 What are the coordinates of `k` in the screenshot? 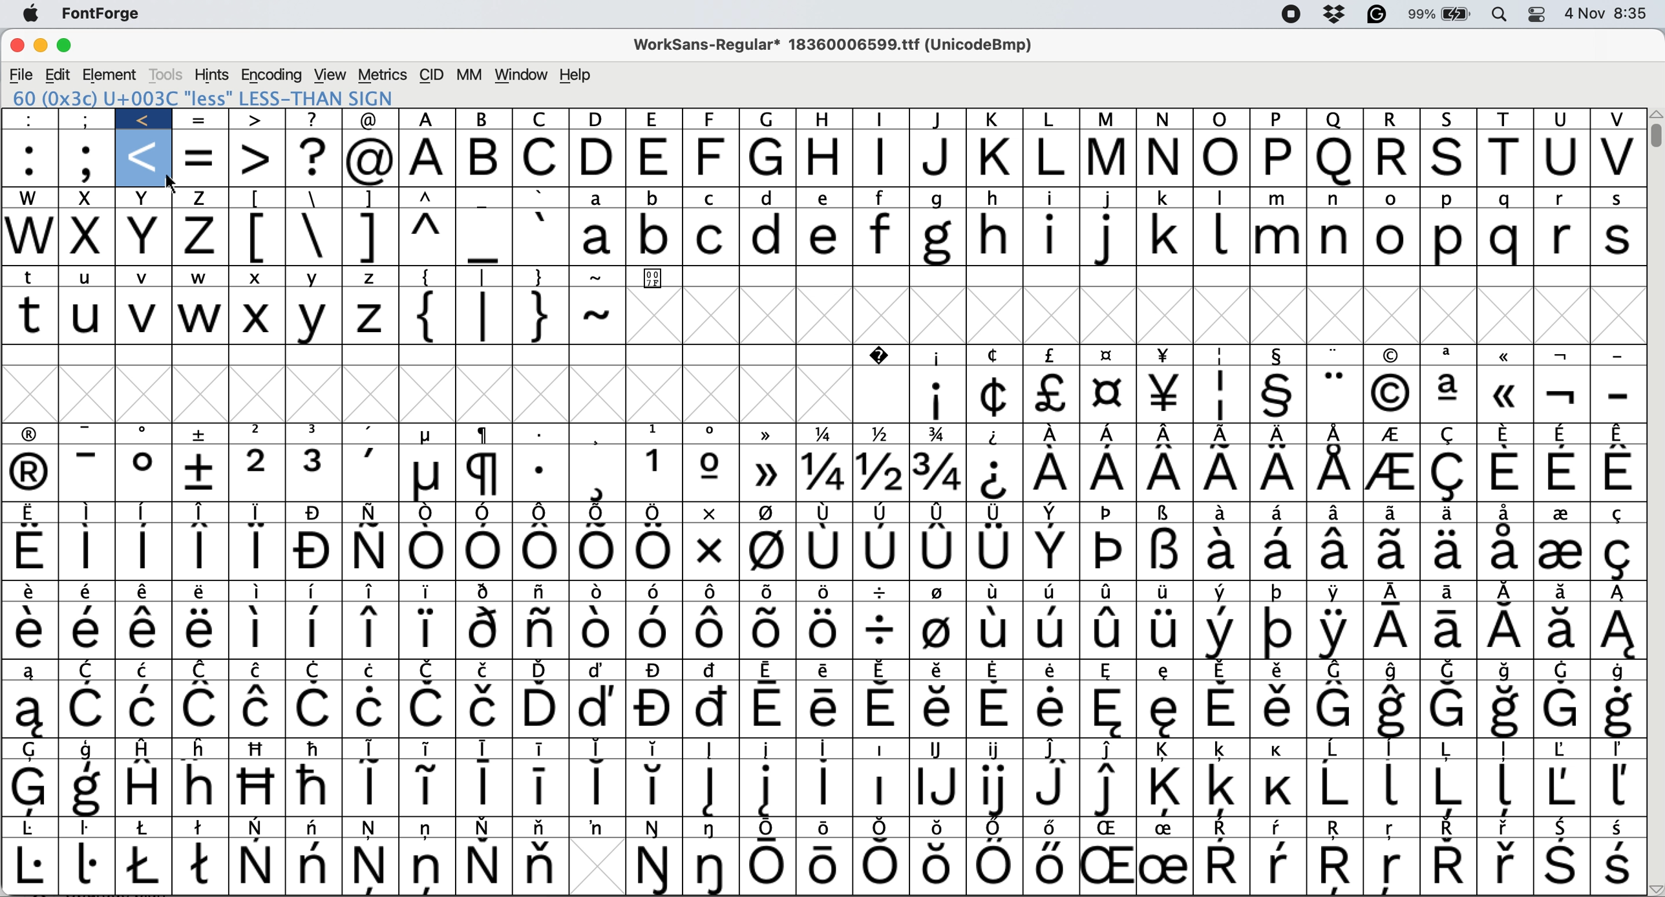 It's located at (999, 120).